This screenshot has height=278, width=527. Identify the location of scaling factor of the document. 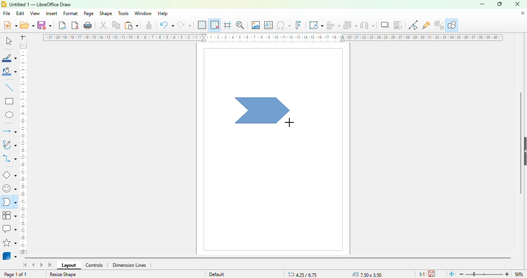
(422, 274).